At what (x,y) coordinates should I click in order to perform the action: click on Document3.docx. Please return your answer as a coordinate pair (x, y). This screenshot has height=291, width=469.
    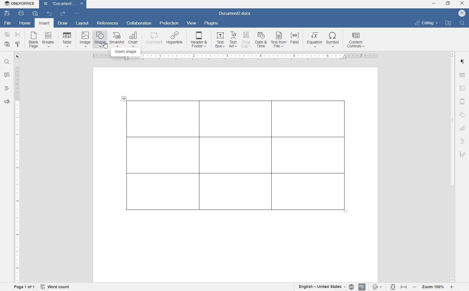
    Looking at the image, I should click on (63, 4).